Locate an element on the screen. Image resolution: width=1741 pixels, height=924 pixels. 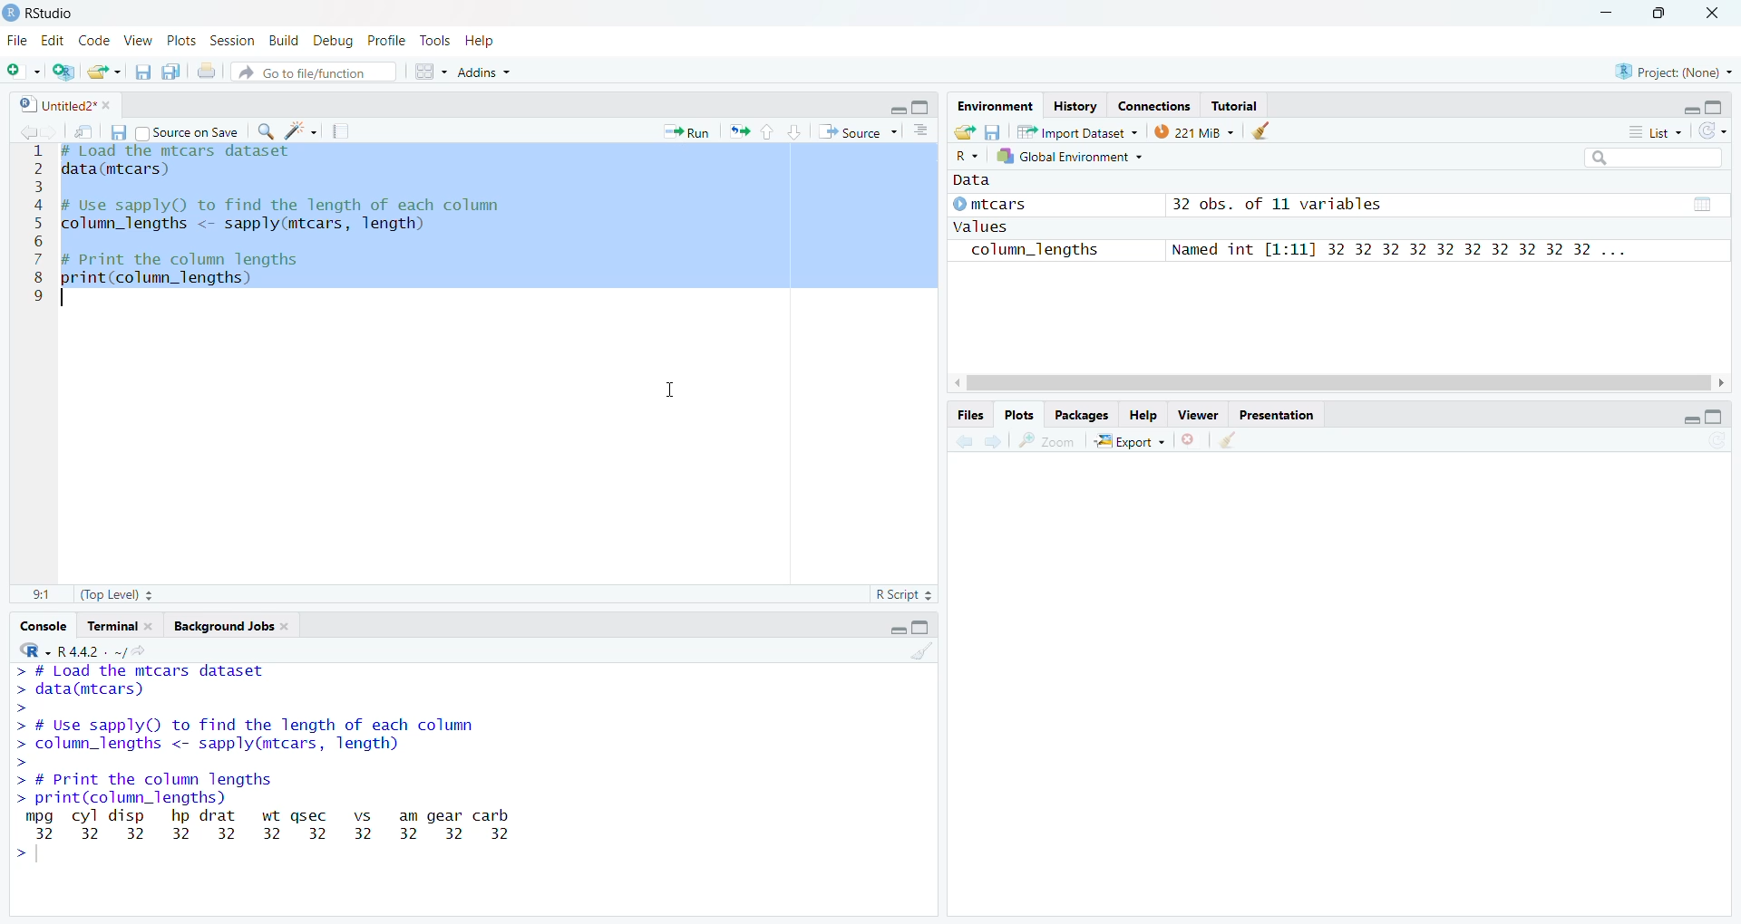
Refresh list is located at coordinates (1713, 132).